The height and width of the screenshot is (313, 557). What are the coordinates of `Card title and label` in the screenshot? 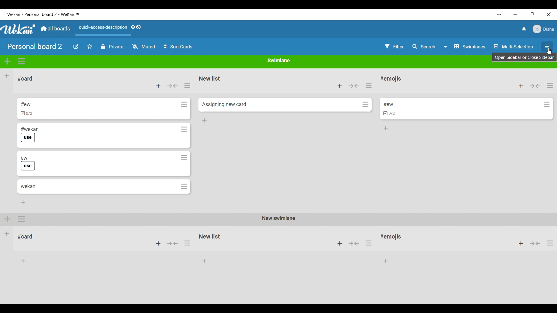 It's located at (30, 134).